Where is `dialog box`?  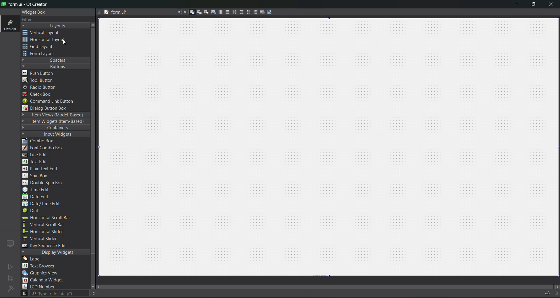 dialog box is located at coordinates (49, 108).